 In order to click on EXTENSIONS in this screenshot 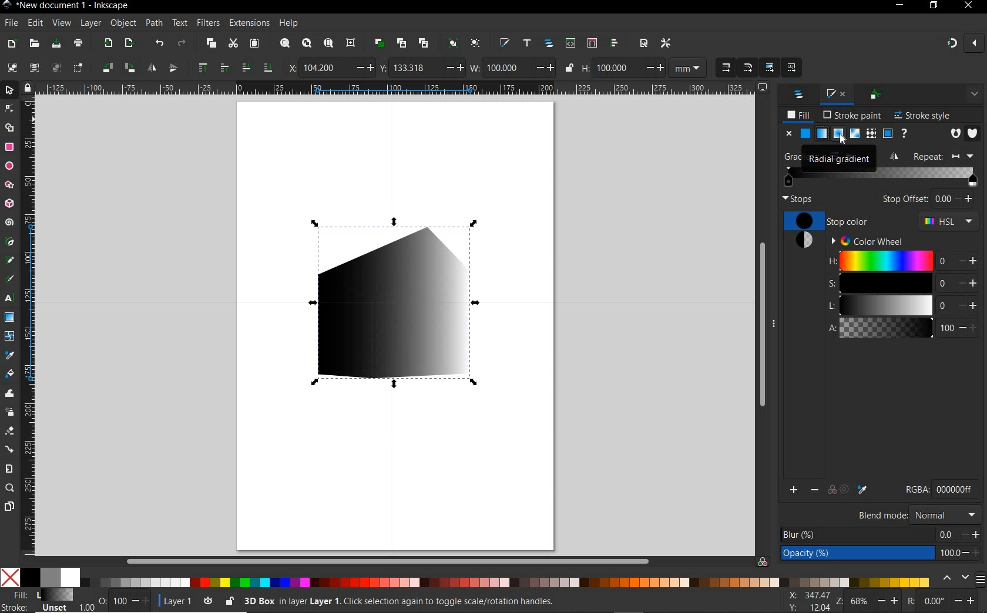, I will do `click(248, 23)`.